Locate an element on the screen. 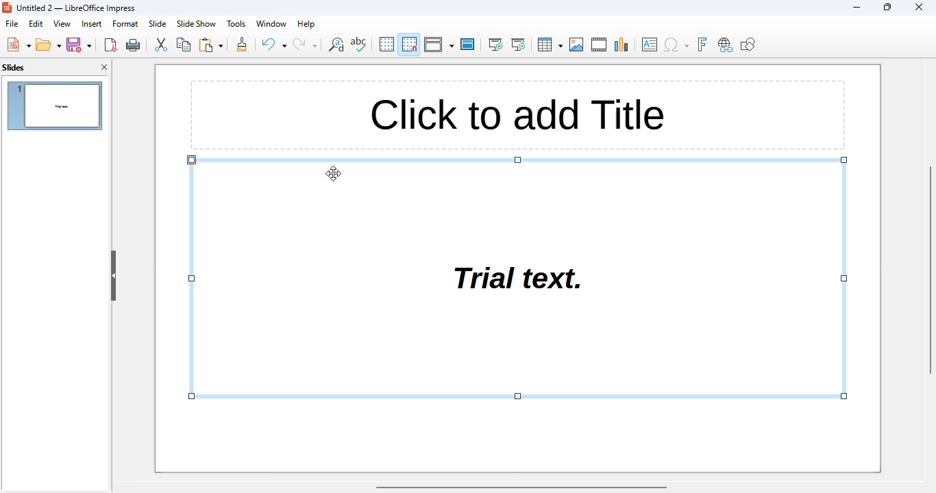 Image resolution: width=936 pixels, height=493 pixels. insert special characters is located at coordinates (676, 45).